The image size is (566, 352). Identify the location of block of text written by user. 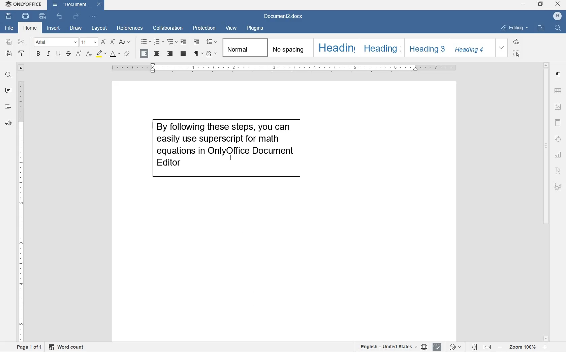
(220, 153).